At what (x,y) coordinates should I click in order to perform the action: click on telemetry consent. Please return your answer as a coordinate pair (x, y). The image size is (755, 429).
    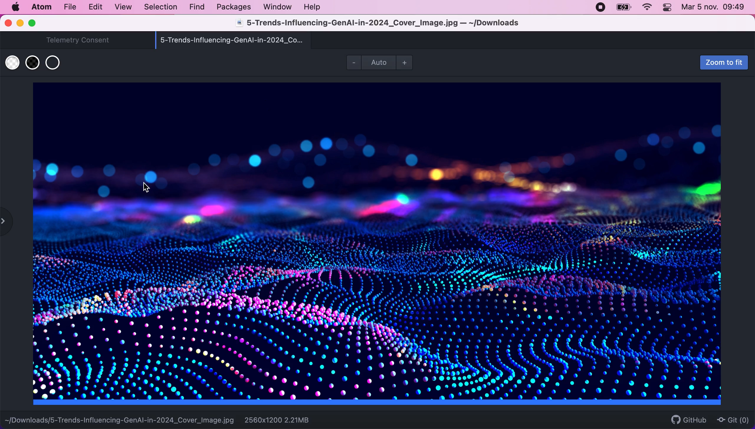
    Looking at the image, I should click on (76, 40).